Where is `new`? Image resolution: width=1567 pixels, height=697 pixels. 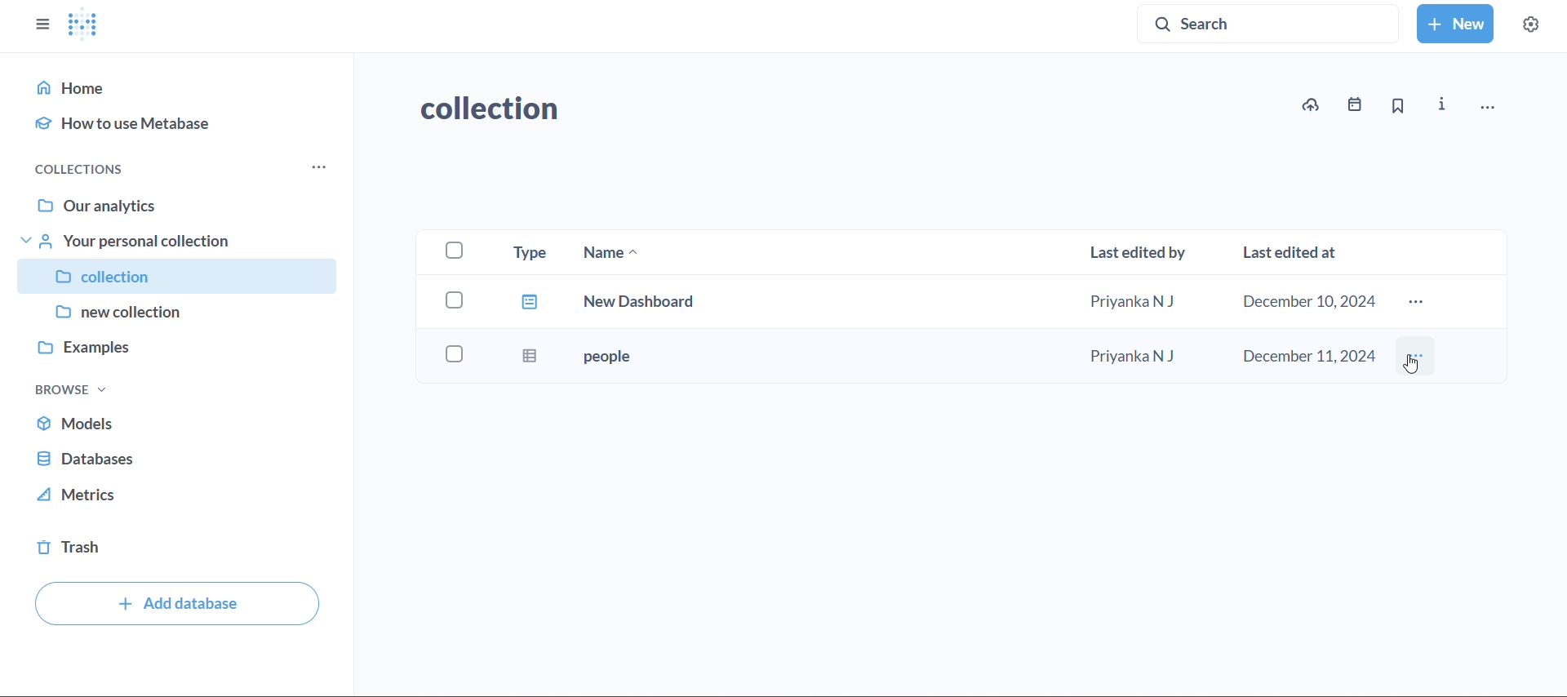
new is located at coordinates (1455, 24).